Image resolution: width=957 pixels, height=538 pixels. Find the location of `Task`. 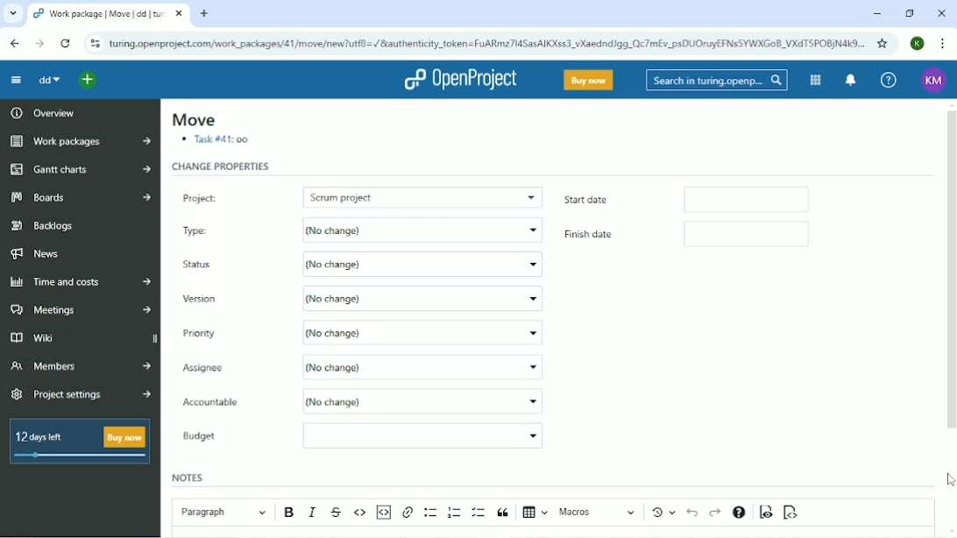

Task is located at coordinates (217, 141).